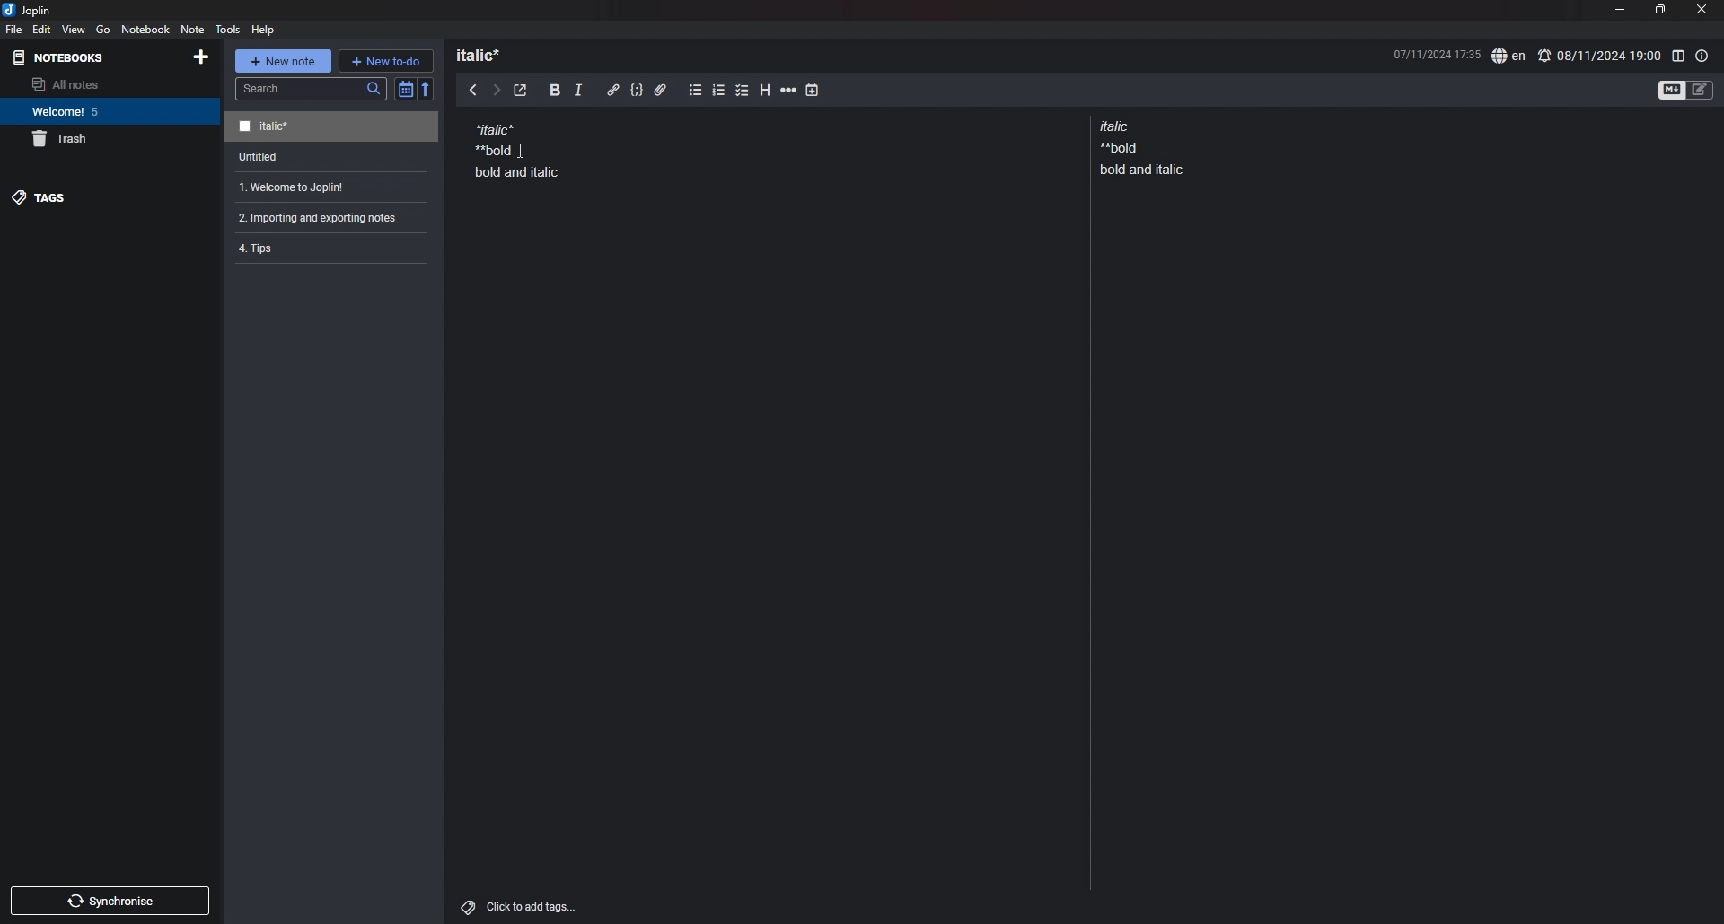  I want to click on note properties, so click(1702, 56).